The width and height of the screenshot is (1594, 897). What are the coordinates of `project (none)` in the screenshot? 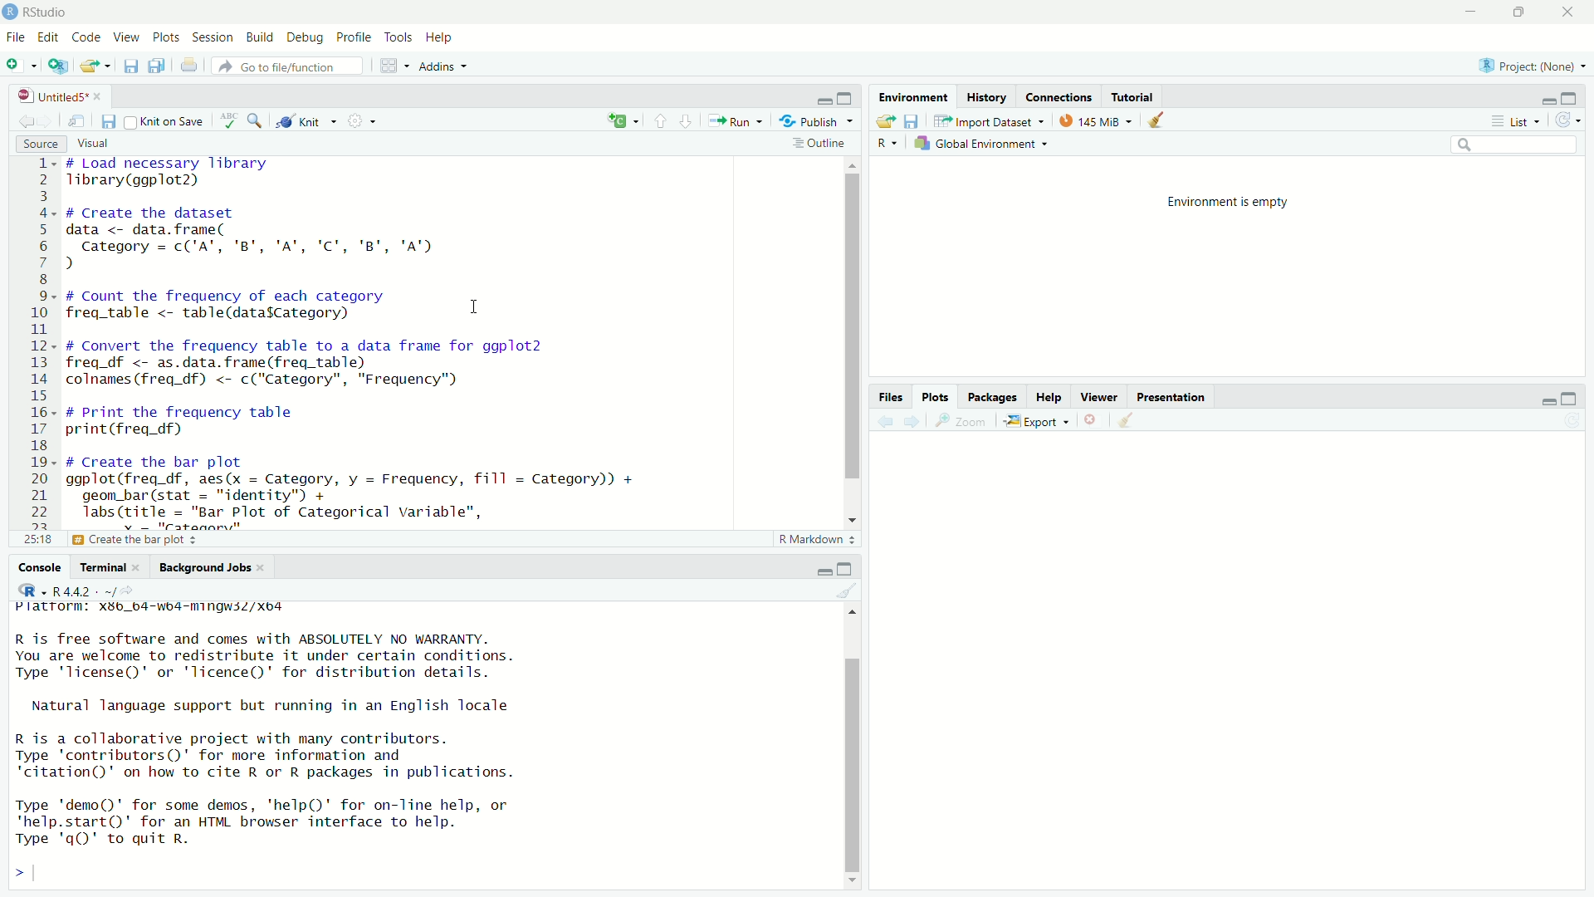 It's located at (1535, 67).